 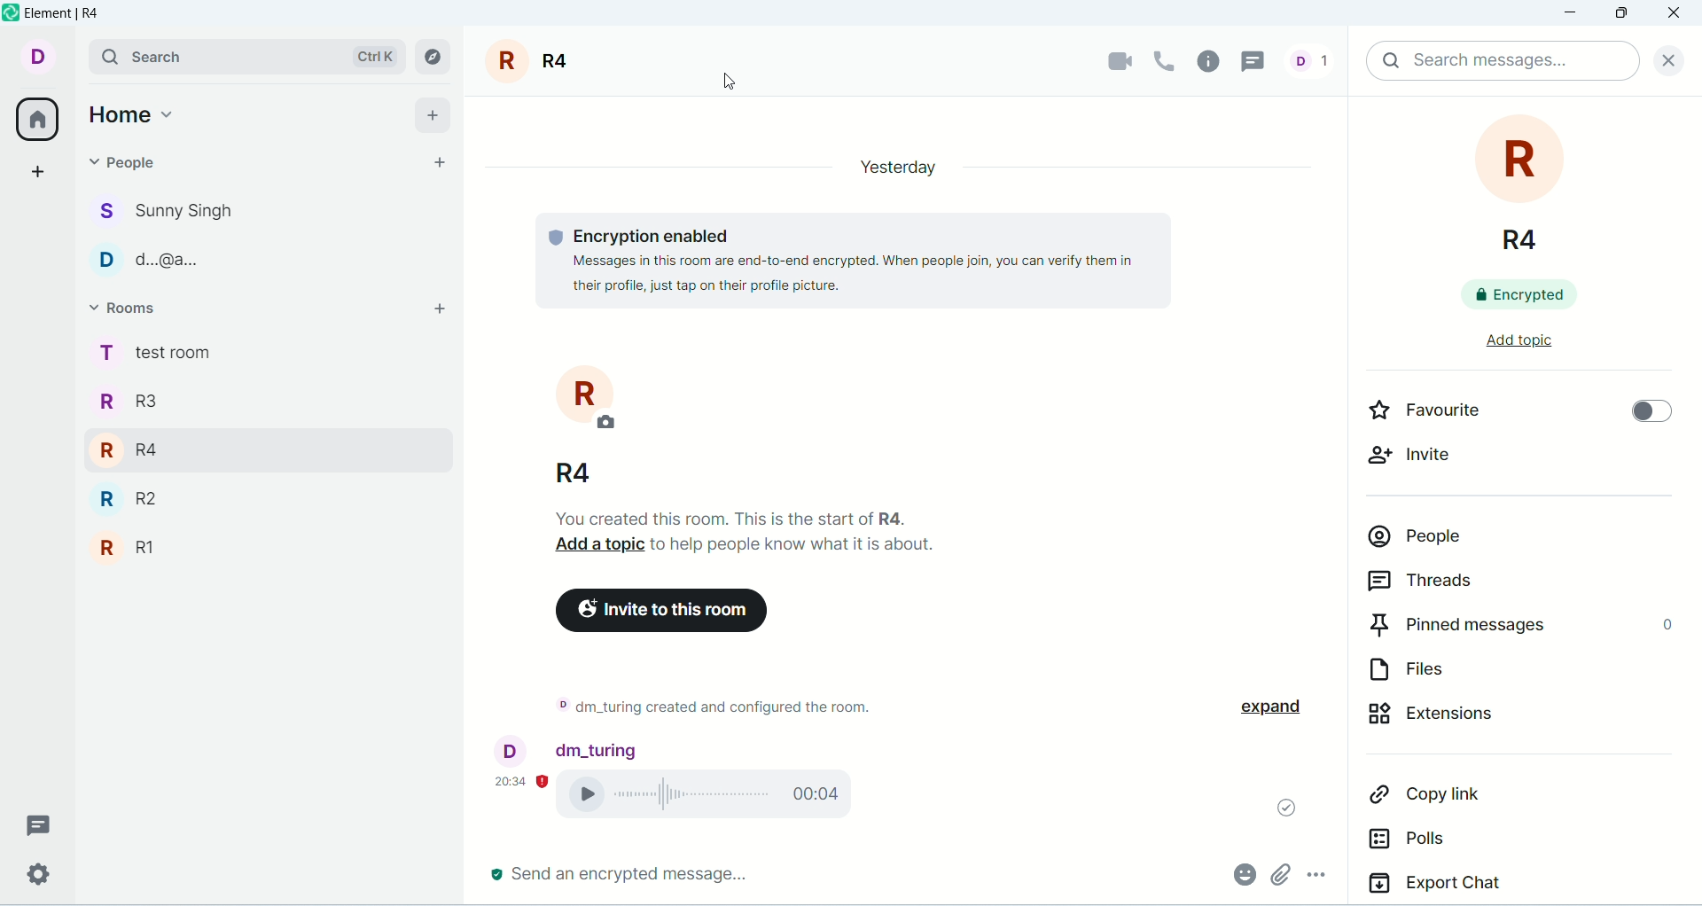 What do you see at coordinates (1664, 58) in the screenshot?
I see `close` at bounding box center [1664, 58].